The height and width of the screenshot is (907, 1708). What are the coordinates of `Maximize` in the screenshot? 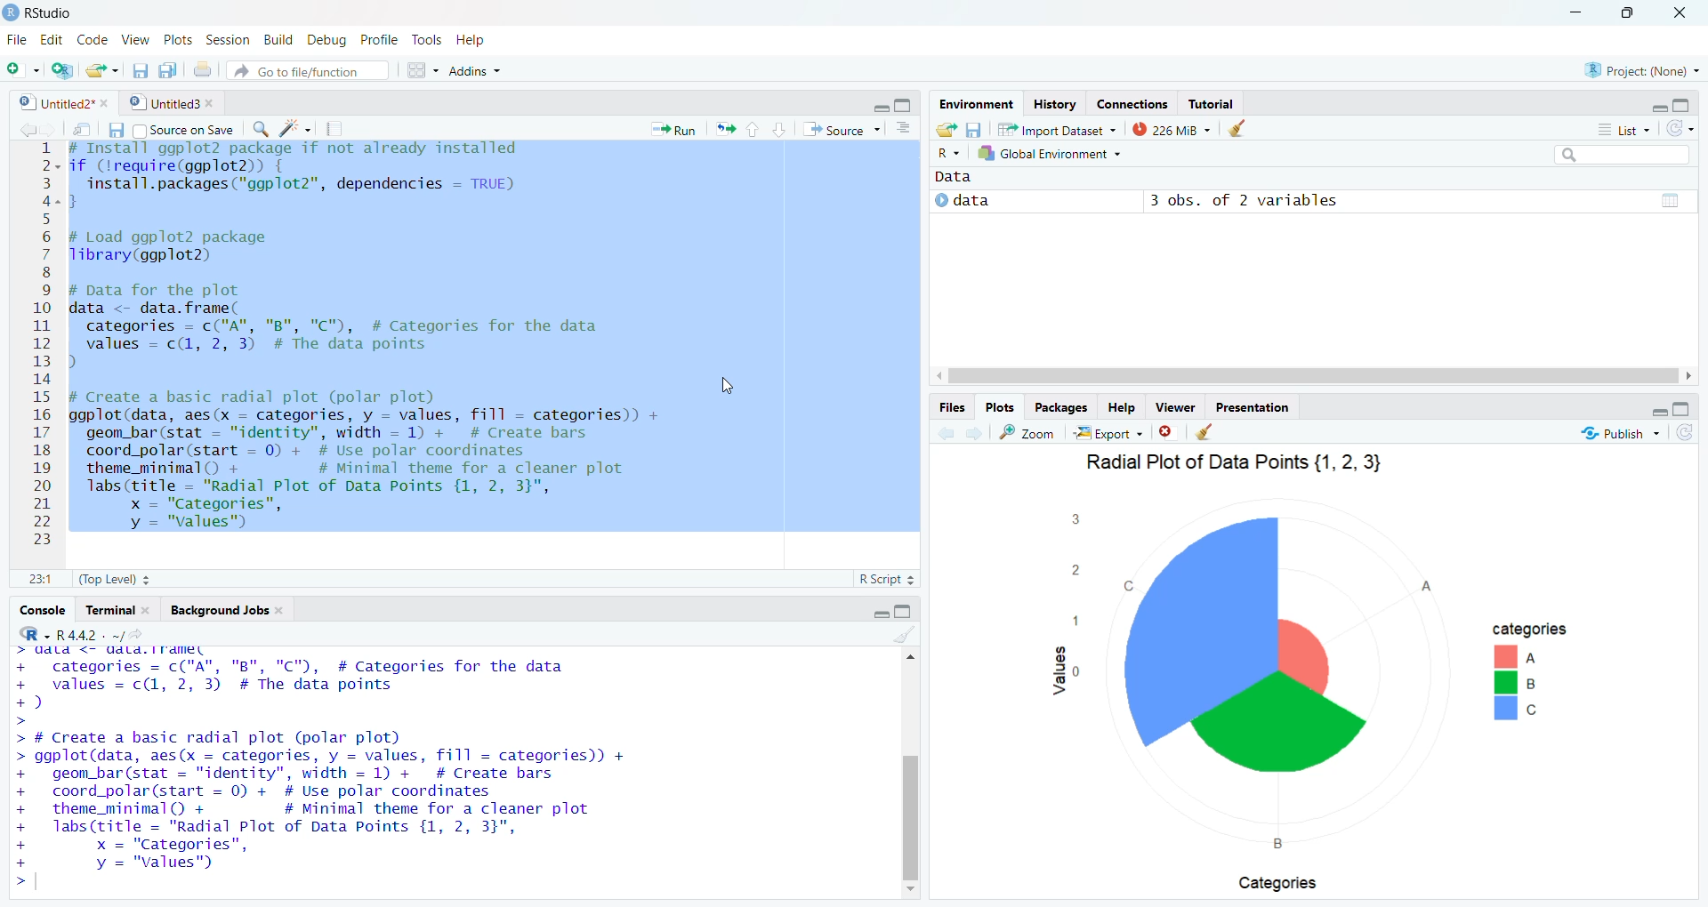 It's located at (906, 610).